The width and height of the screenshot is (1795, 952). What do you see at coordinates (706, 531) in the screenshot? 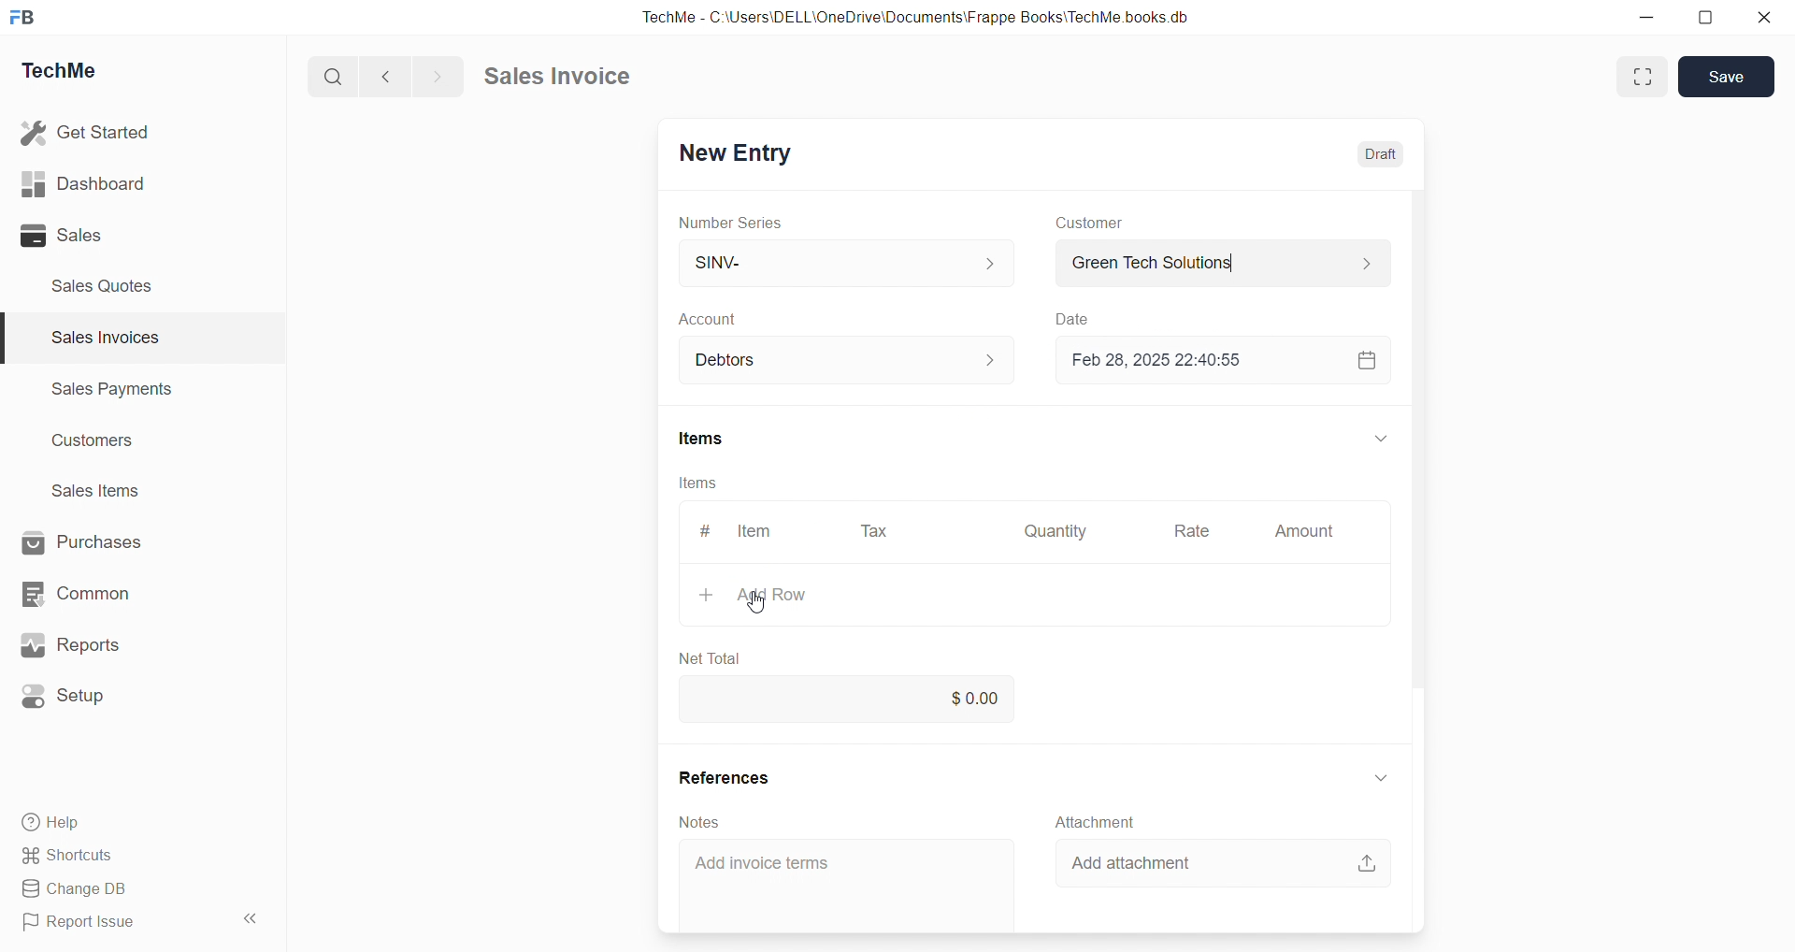
I see `#` at bounding box center [706, 531].